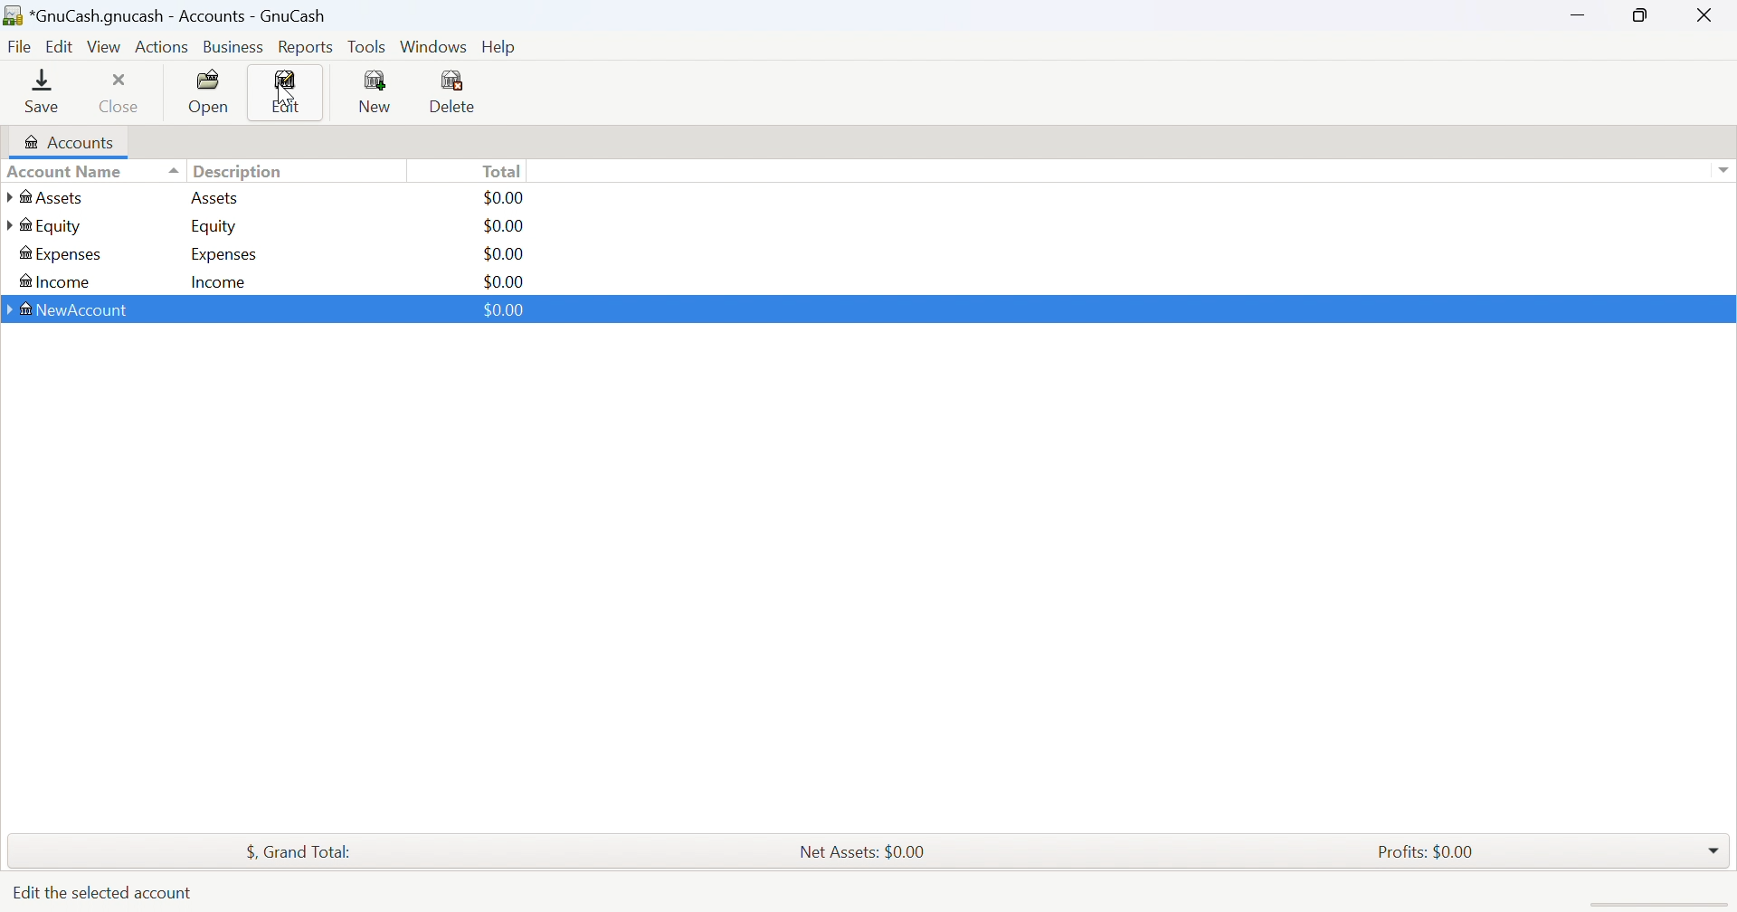 The width and height of the screenshot is (1737, 912). I want to click on Business, so click(236, 48).